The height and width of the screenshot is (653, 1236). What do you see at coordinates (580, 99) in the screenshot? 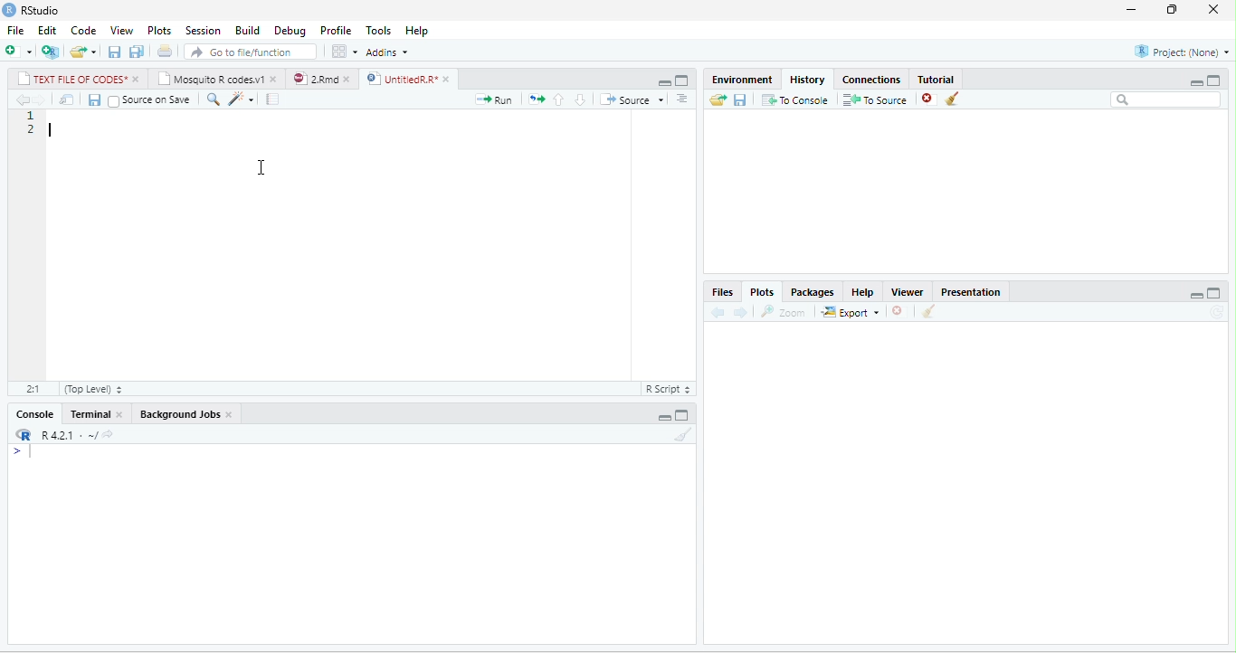
I see `down` at bounding box center [580, 99].